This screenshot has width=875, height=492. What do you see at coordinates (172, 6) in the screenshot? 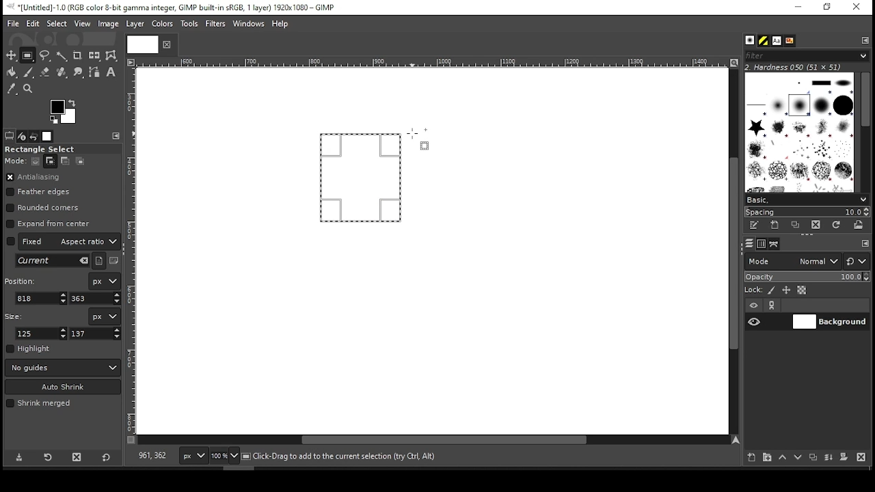
I see `icon and filename` at bounding box center [172, 6].